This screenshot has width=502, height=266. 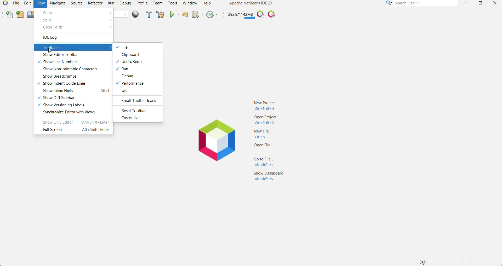 What do you see at coordinates (76, 91) in the screenshot?
I see `Show Inline Hints` at bounding box center [76, 91].